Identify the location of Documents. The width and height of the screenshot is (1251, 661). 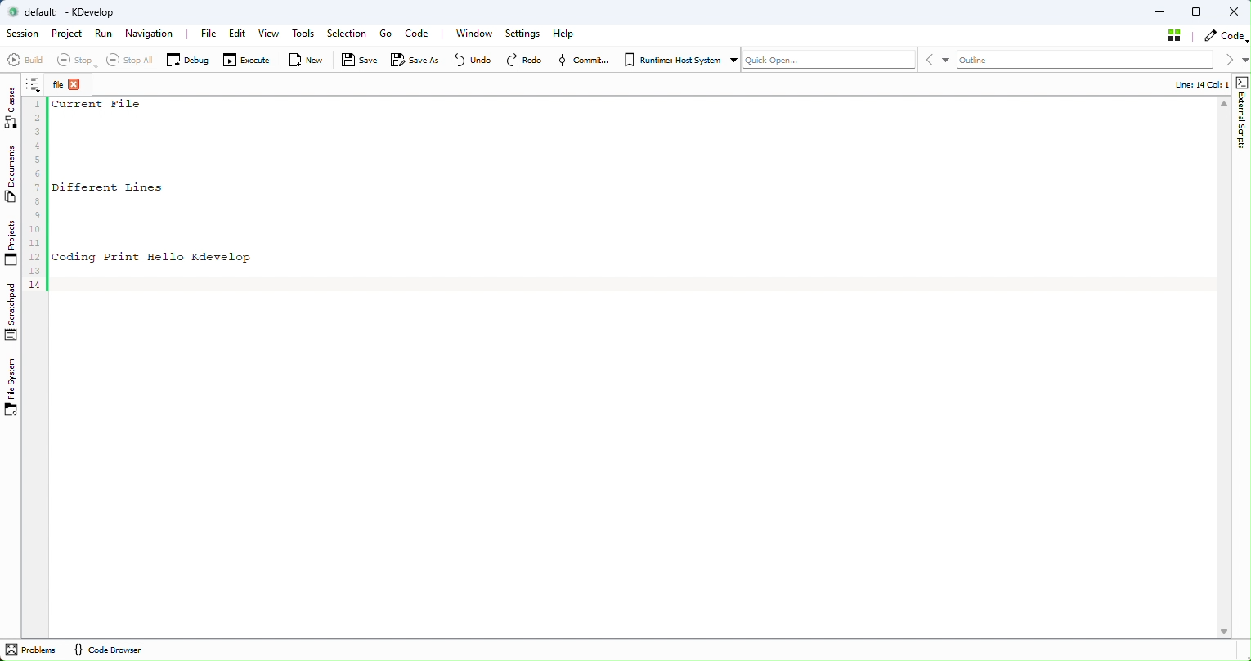
(15, 177).